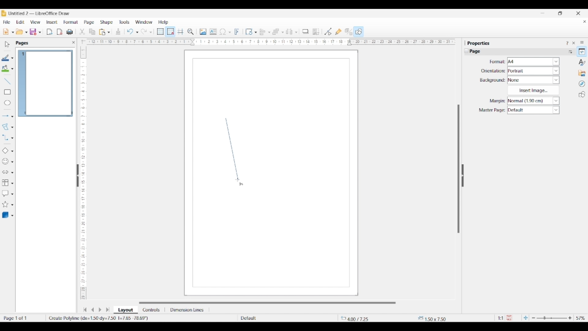 The width and height of the screenshot is (588, 331). Describe the element at coordinates (230, 32) in the screenshot. I see `Special character options` at that location.